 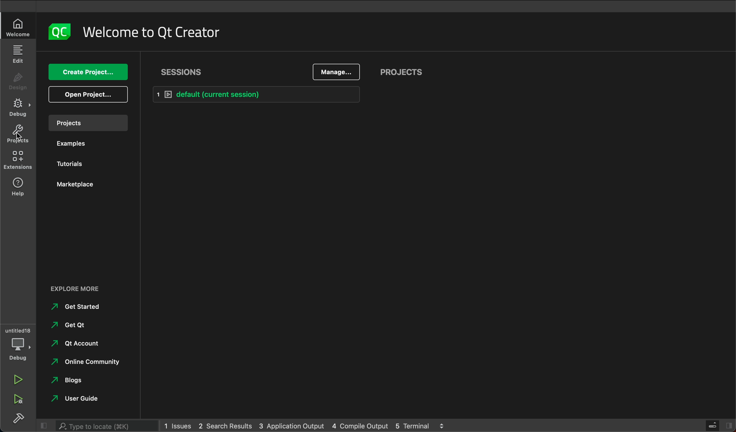 I want to click on create project, so click(x=86, y=72).